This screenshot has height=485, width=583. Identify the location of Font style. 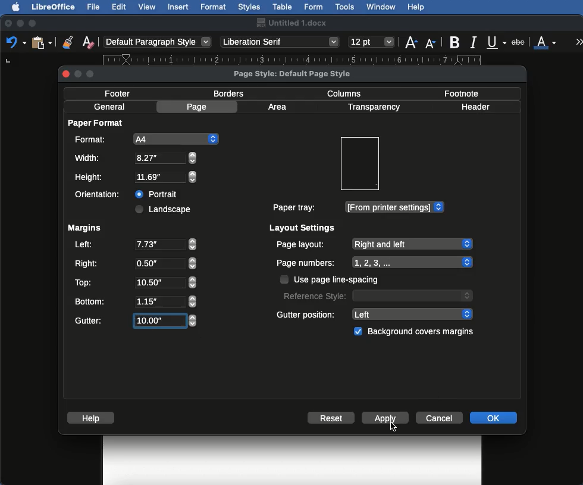
(281, 42).